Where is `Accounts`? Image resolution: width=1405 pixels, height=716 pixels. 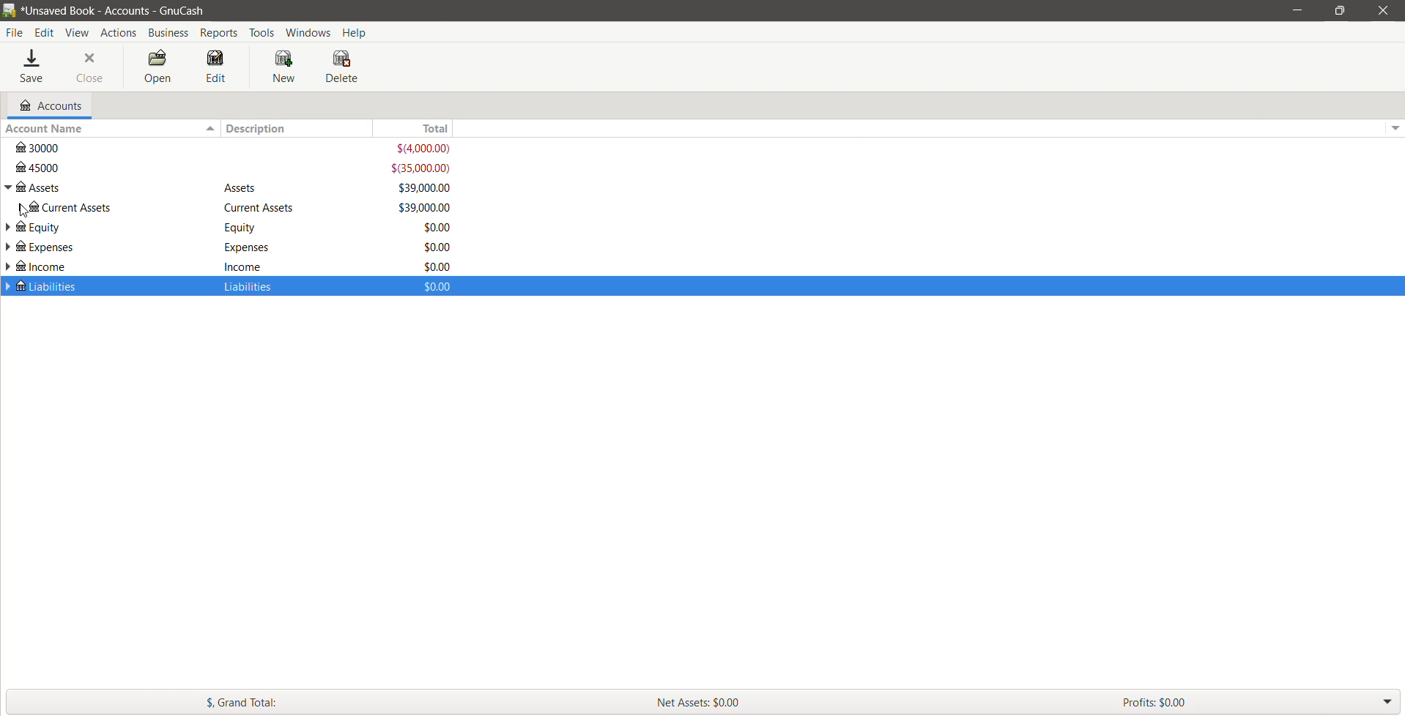 Accounts is located at coordinates (47, 105).